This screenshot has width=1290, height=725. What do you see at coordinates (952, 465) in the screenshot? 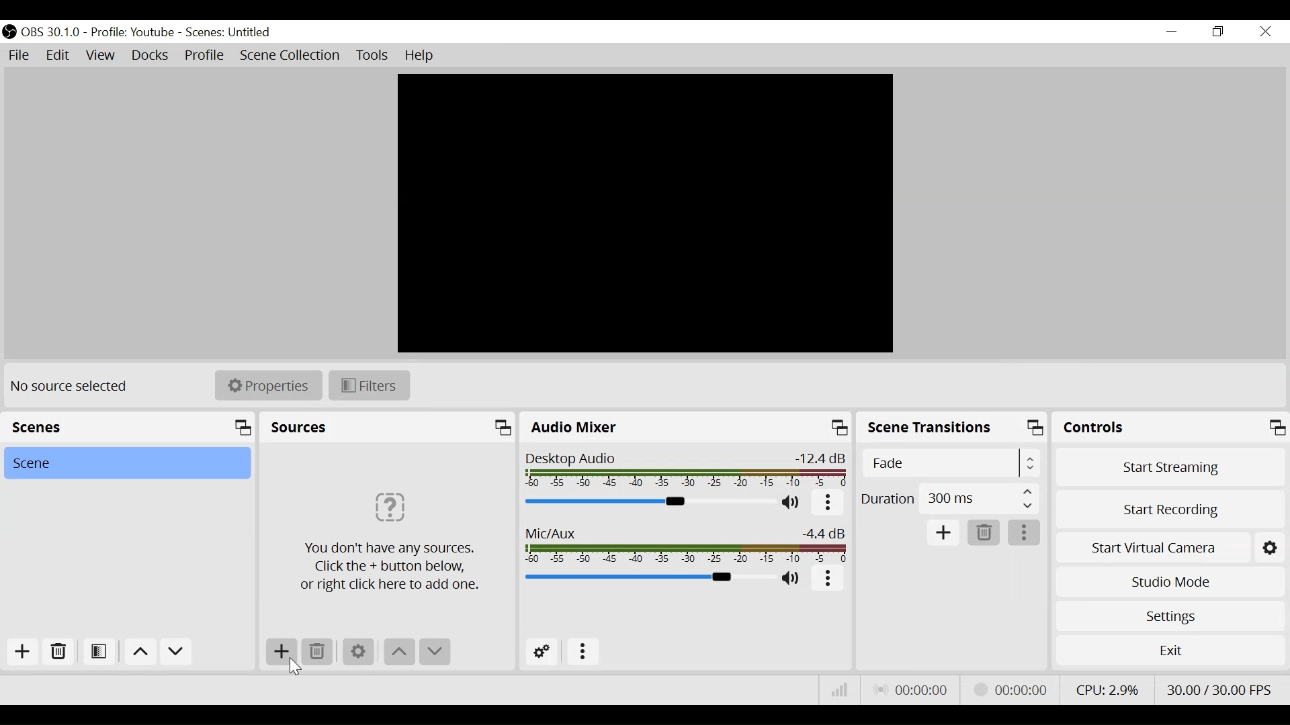
I see `Select Scene Transition` at bounding box center [952, 465].